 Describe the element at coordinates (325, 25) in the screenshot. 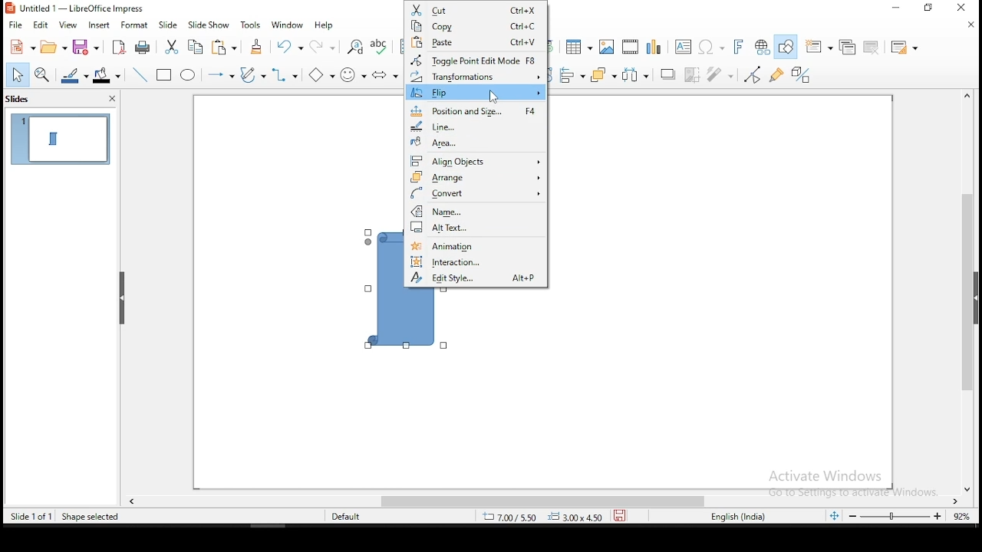

I see `help` at that location.